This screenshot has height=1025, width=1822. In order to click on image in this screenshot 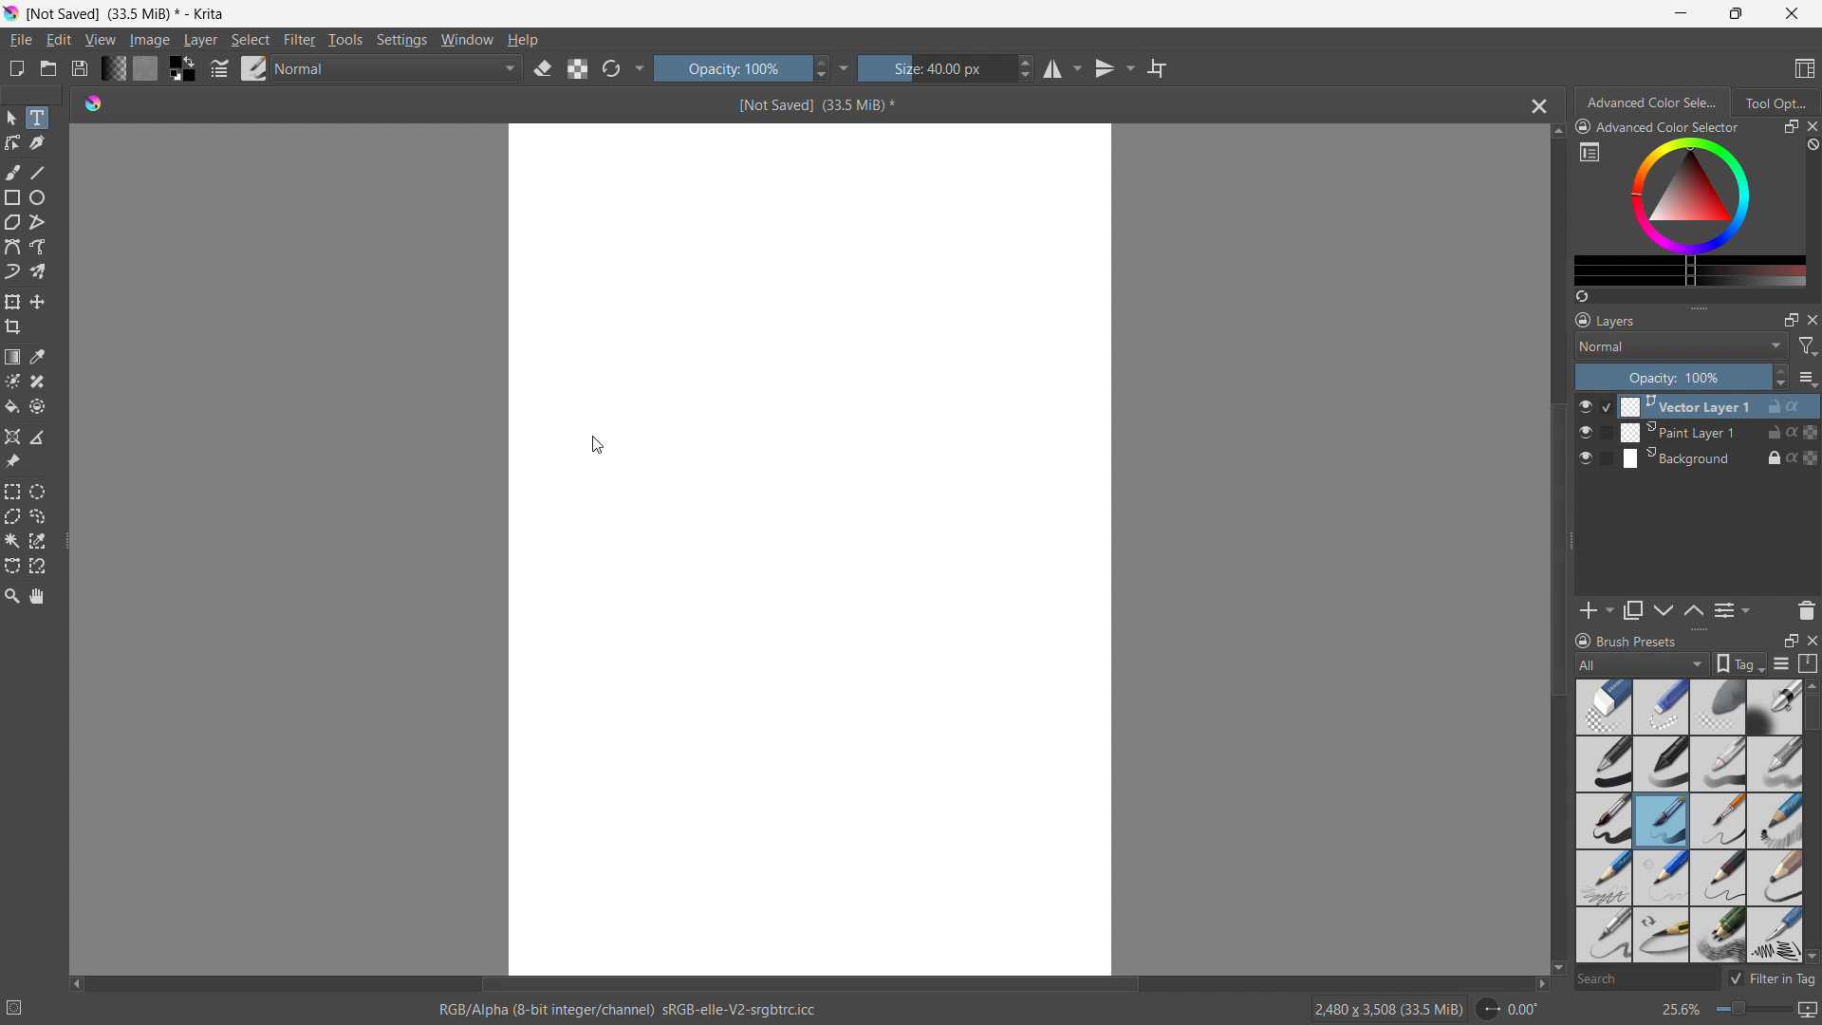, I will do `click(151, 41)`.